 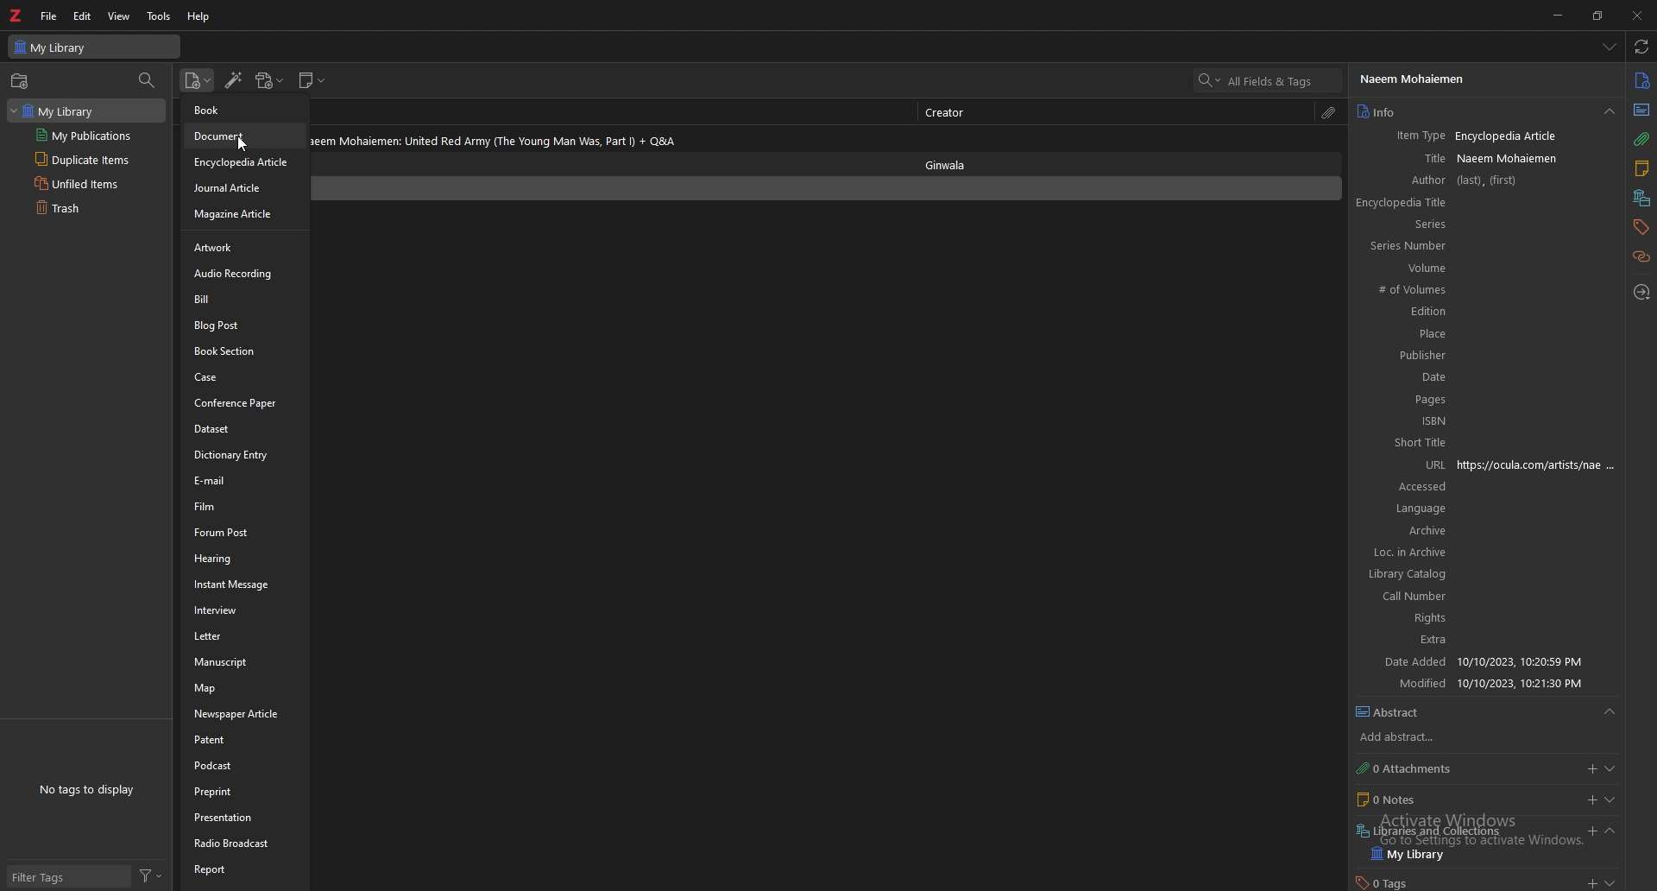 What do you see at coordinates (1405, 618) in the screenshot?
I see `rights` at bounding box center [1405, 618].